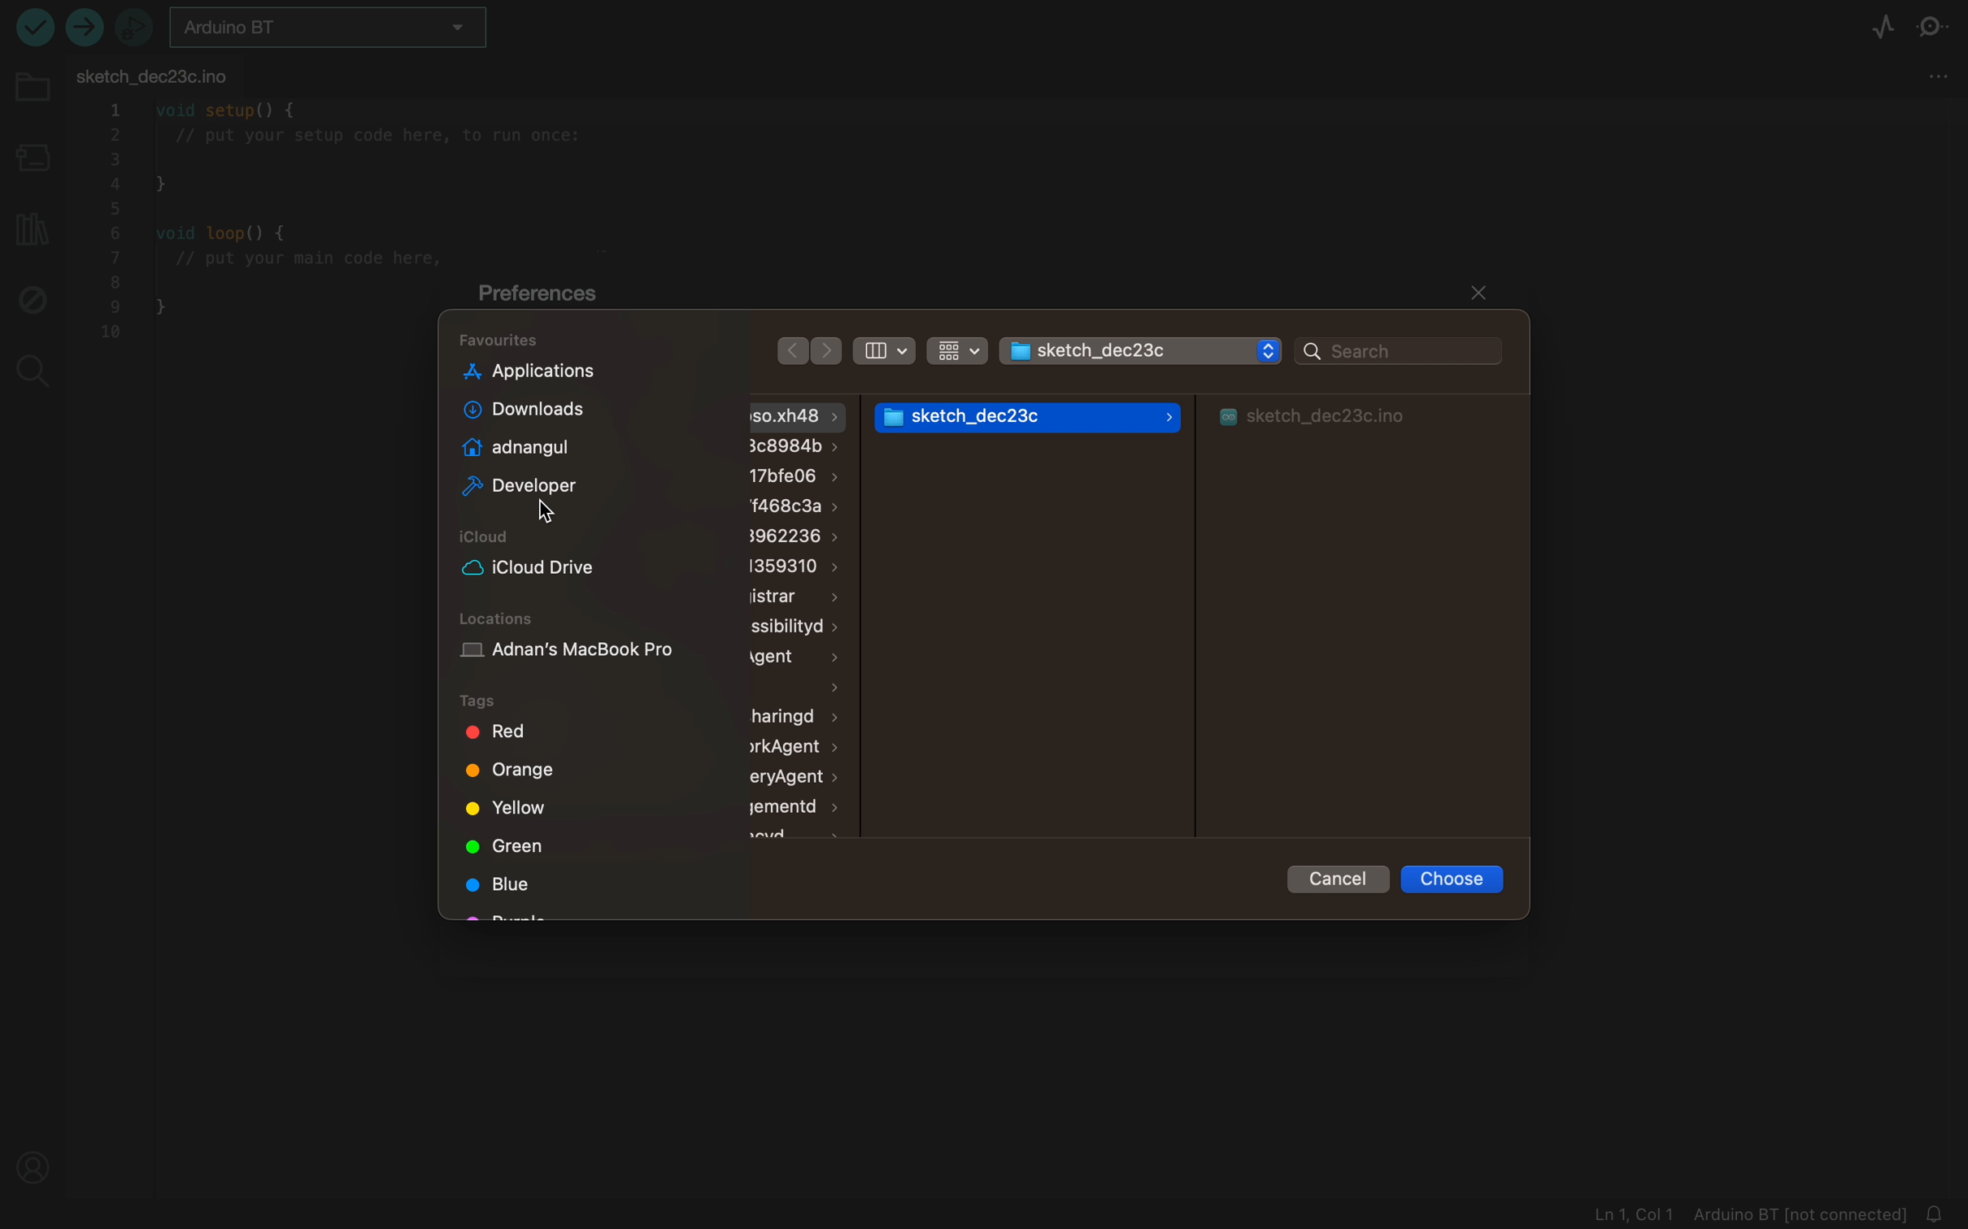  Describe the element at coordinates (500, 849) in the screenshot. I see `green` at that location.